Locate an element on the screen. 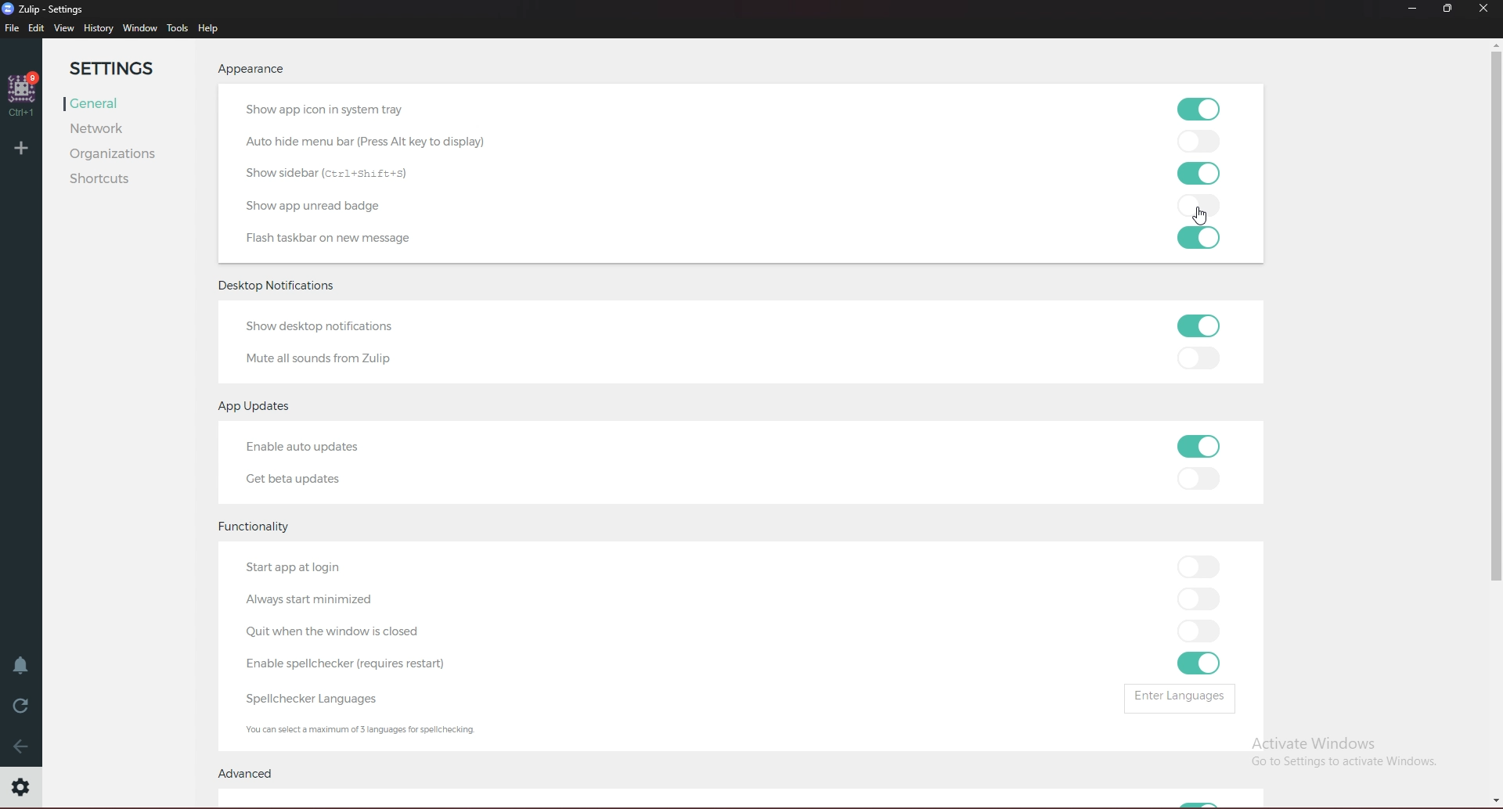  toggle is located at coordinates (1199, 597).